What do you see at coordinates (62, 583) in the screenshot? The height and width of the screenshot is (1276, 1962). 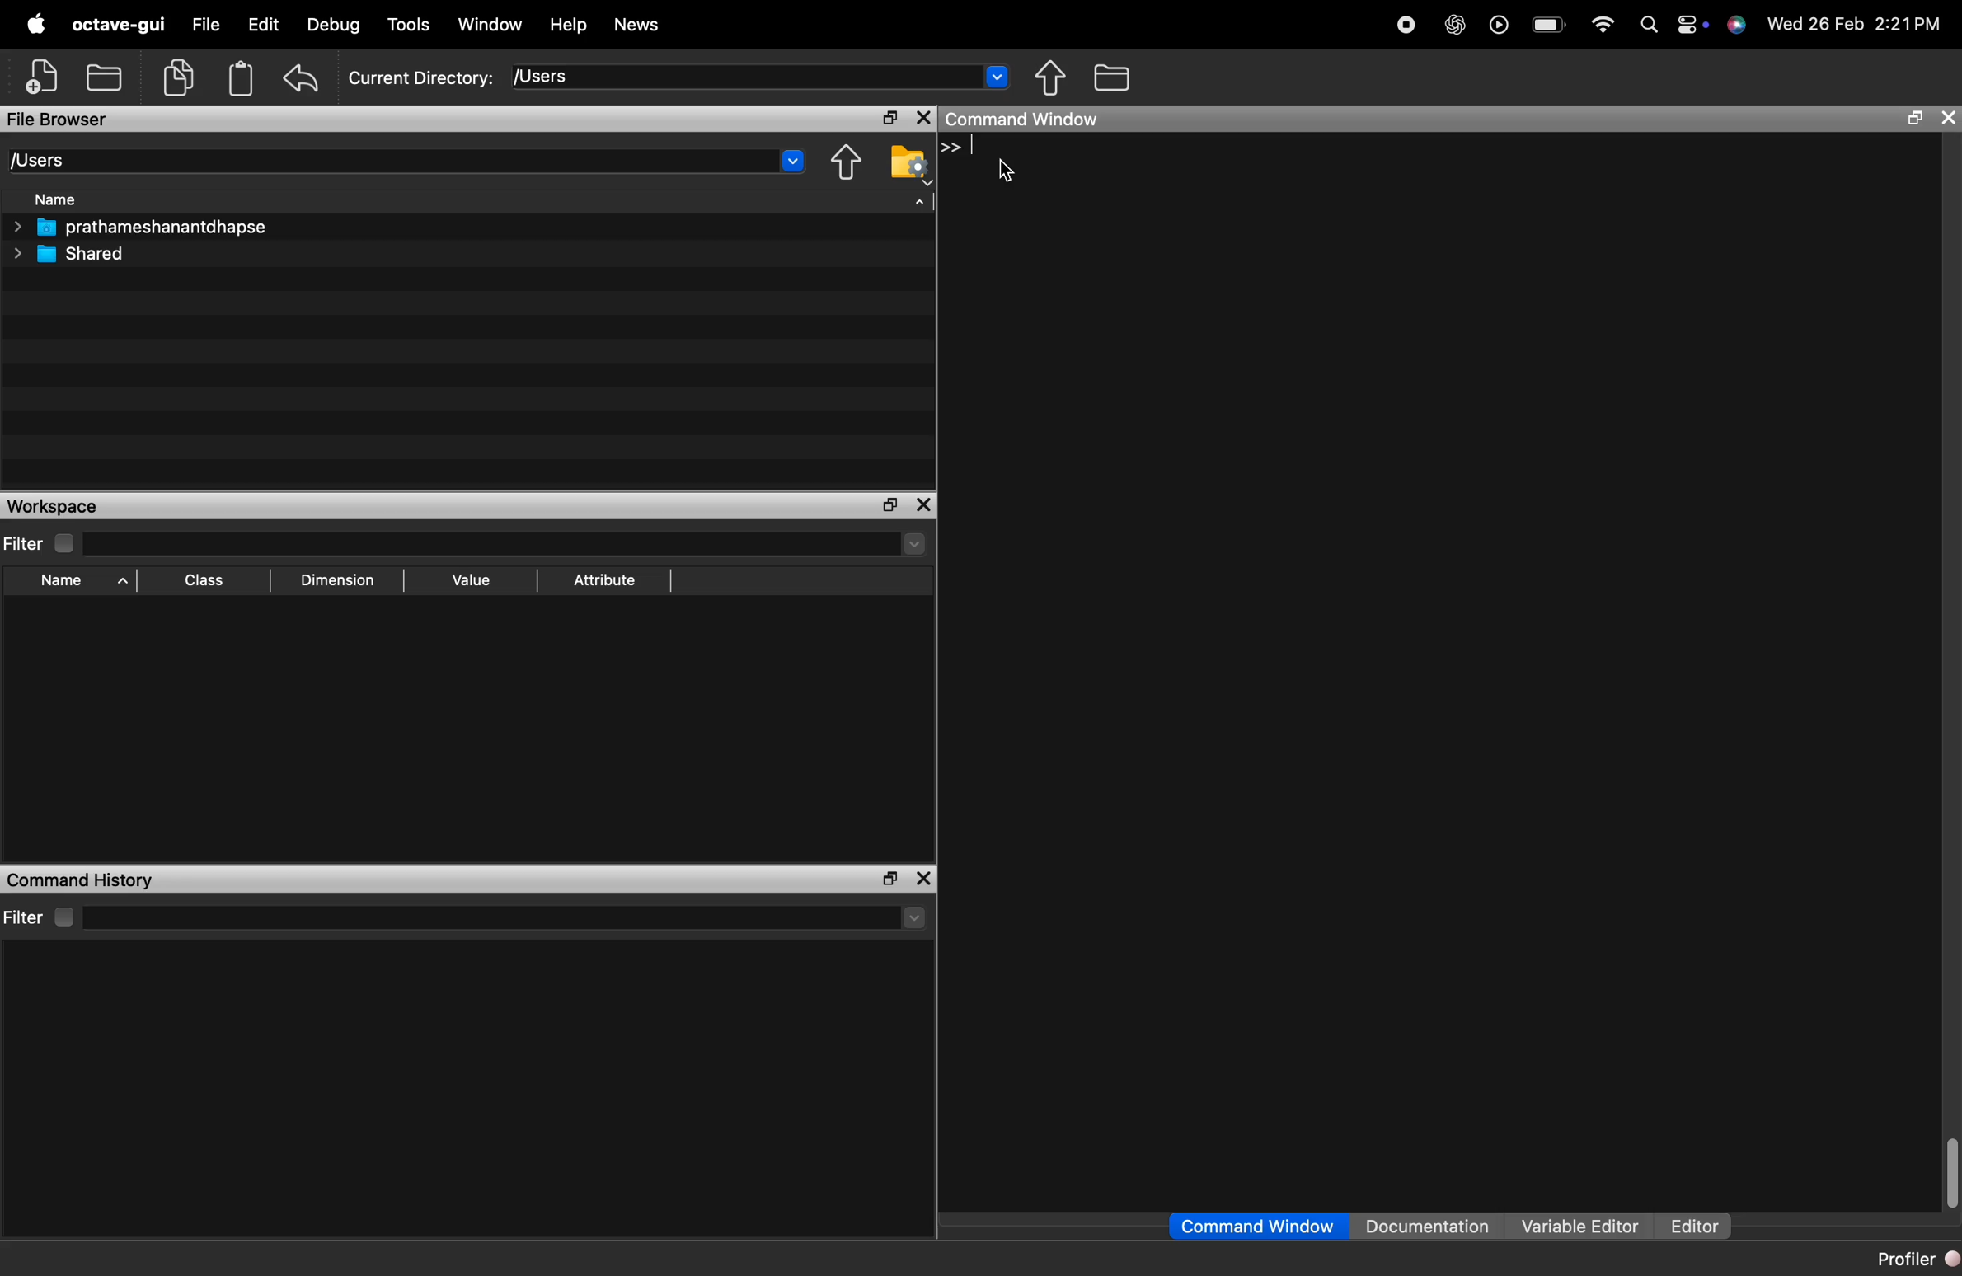 I see `Name` at bounding box center [62, 583].